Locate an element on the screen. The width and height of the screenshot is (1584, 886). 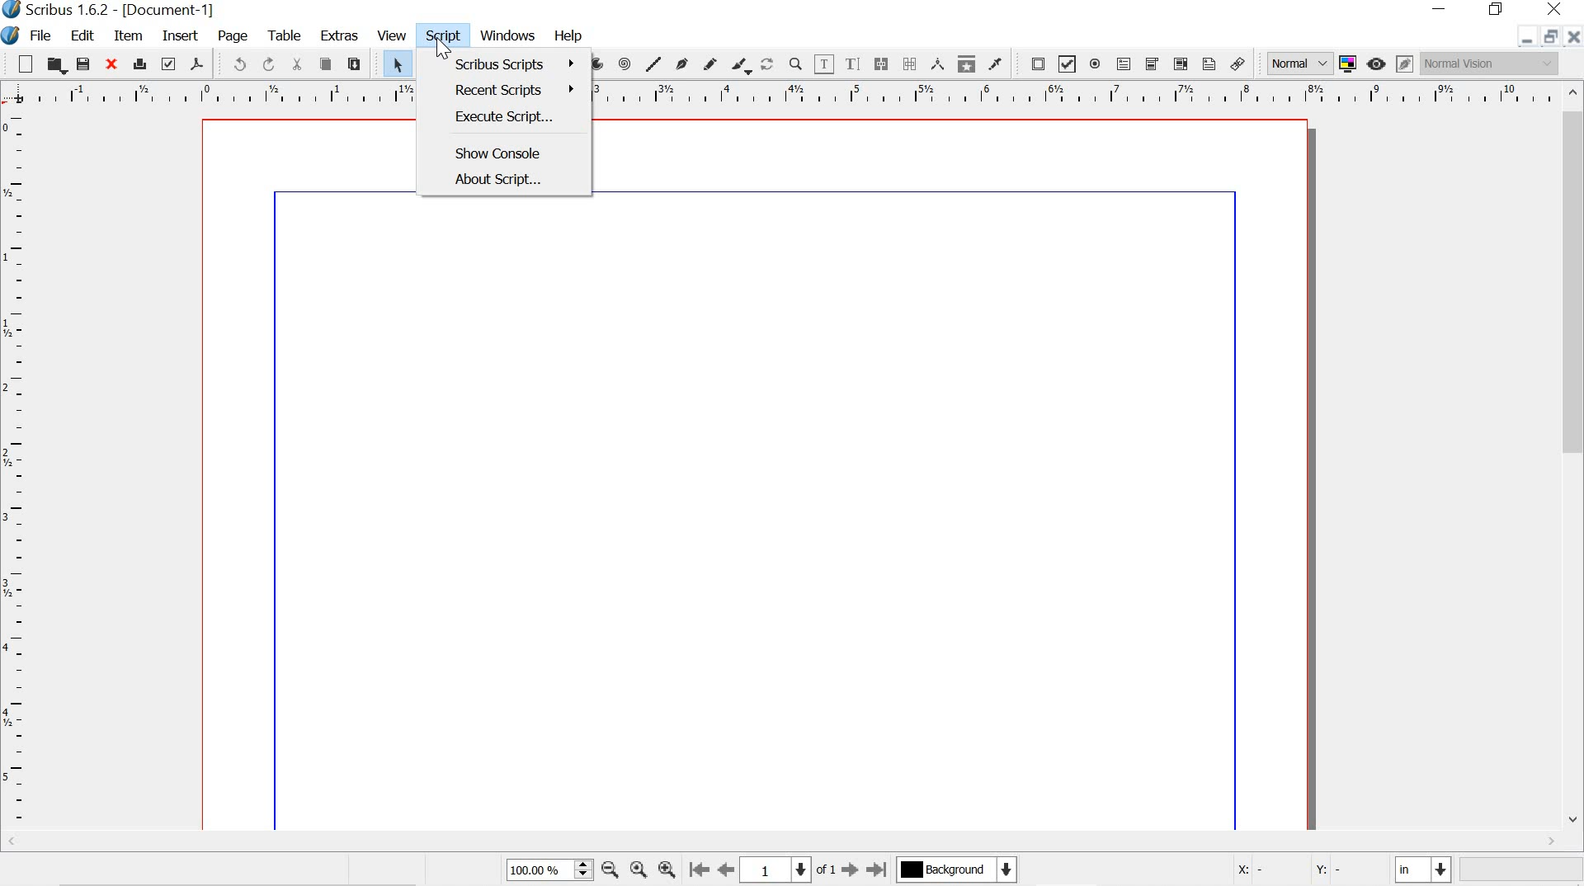
save is located at coordinates (86, 65).